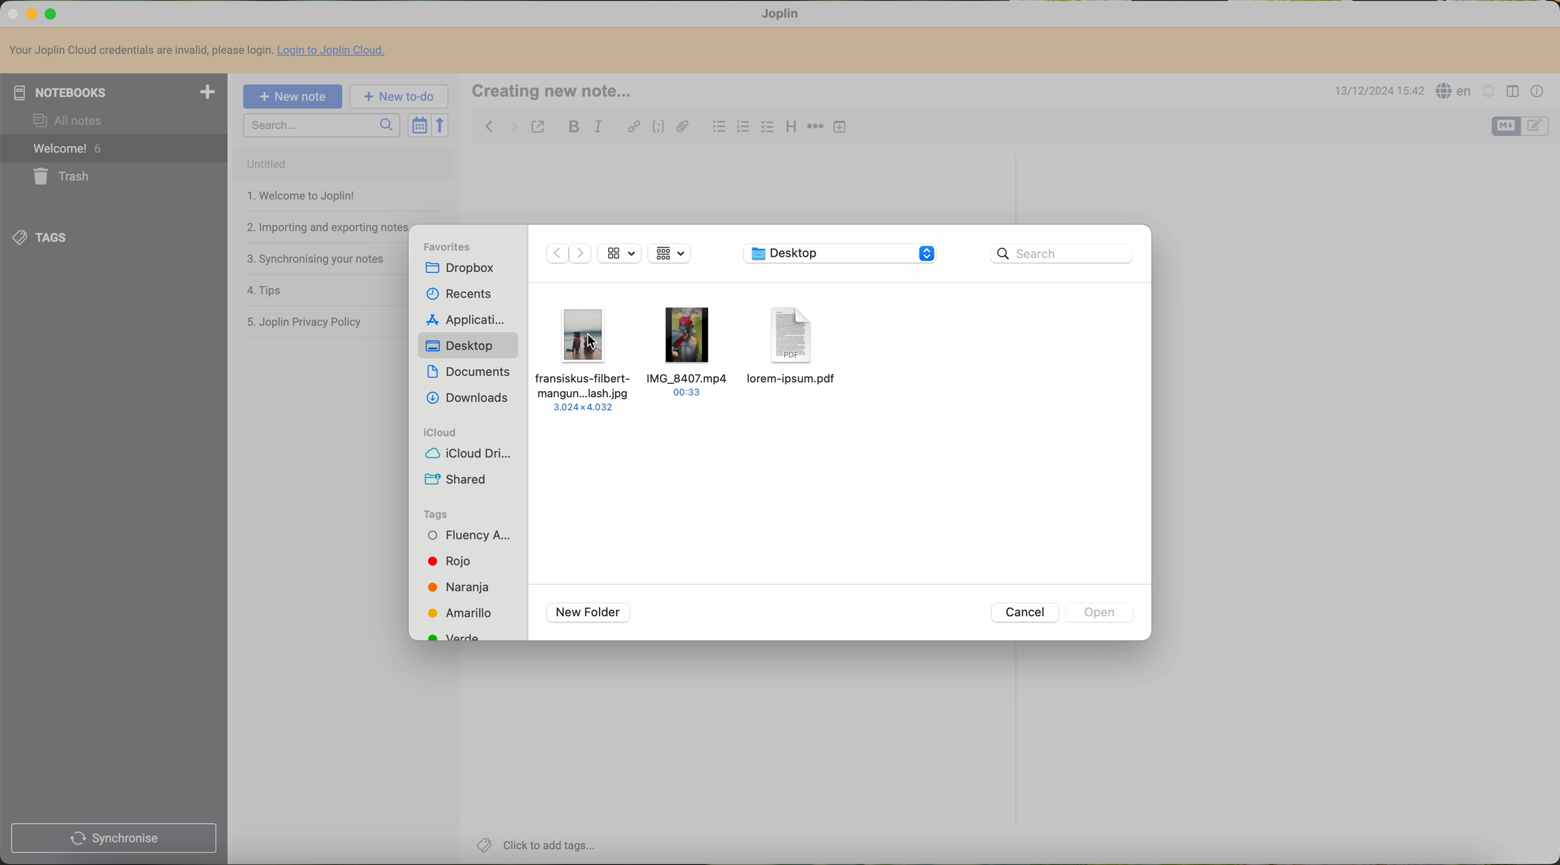  Describe the element at coordinates (464, 346) in the screenshot. I see `desktop` at that location.